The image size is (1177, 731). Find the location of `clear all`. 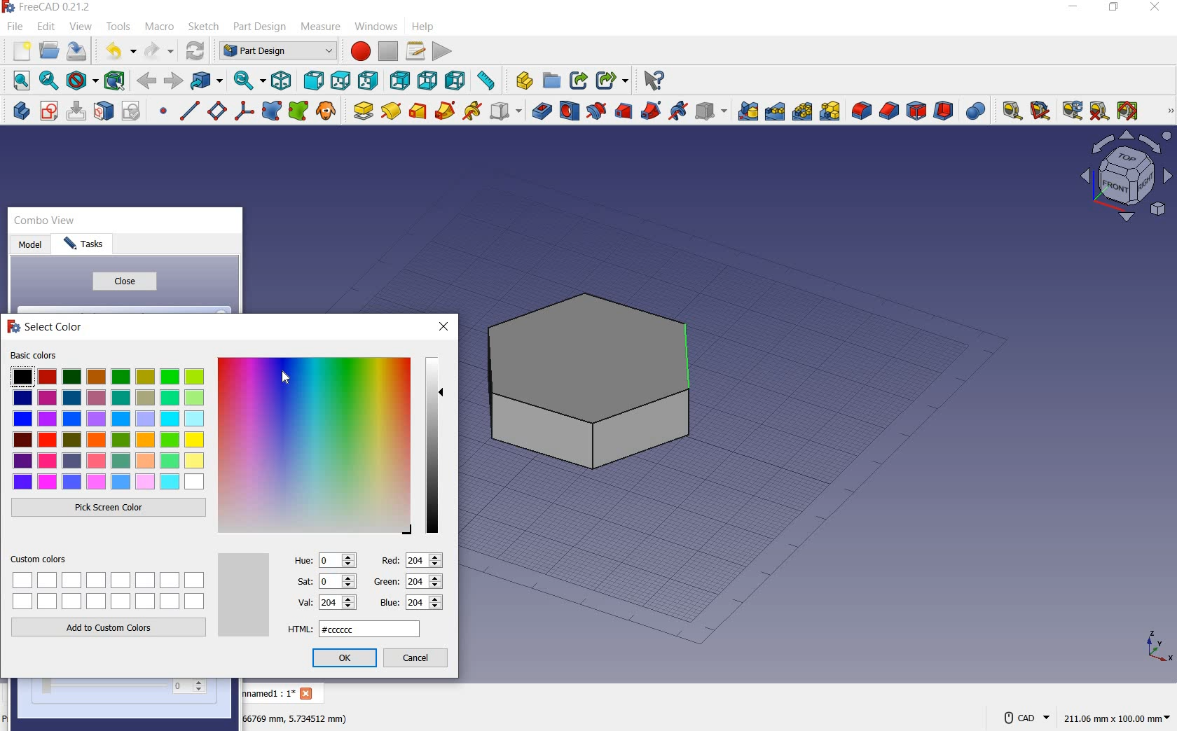

clear all is located at coordinates (1099, 111).